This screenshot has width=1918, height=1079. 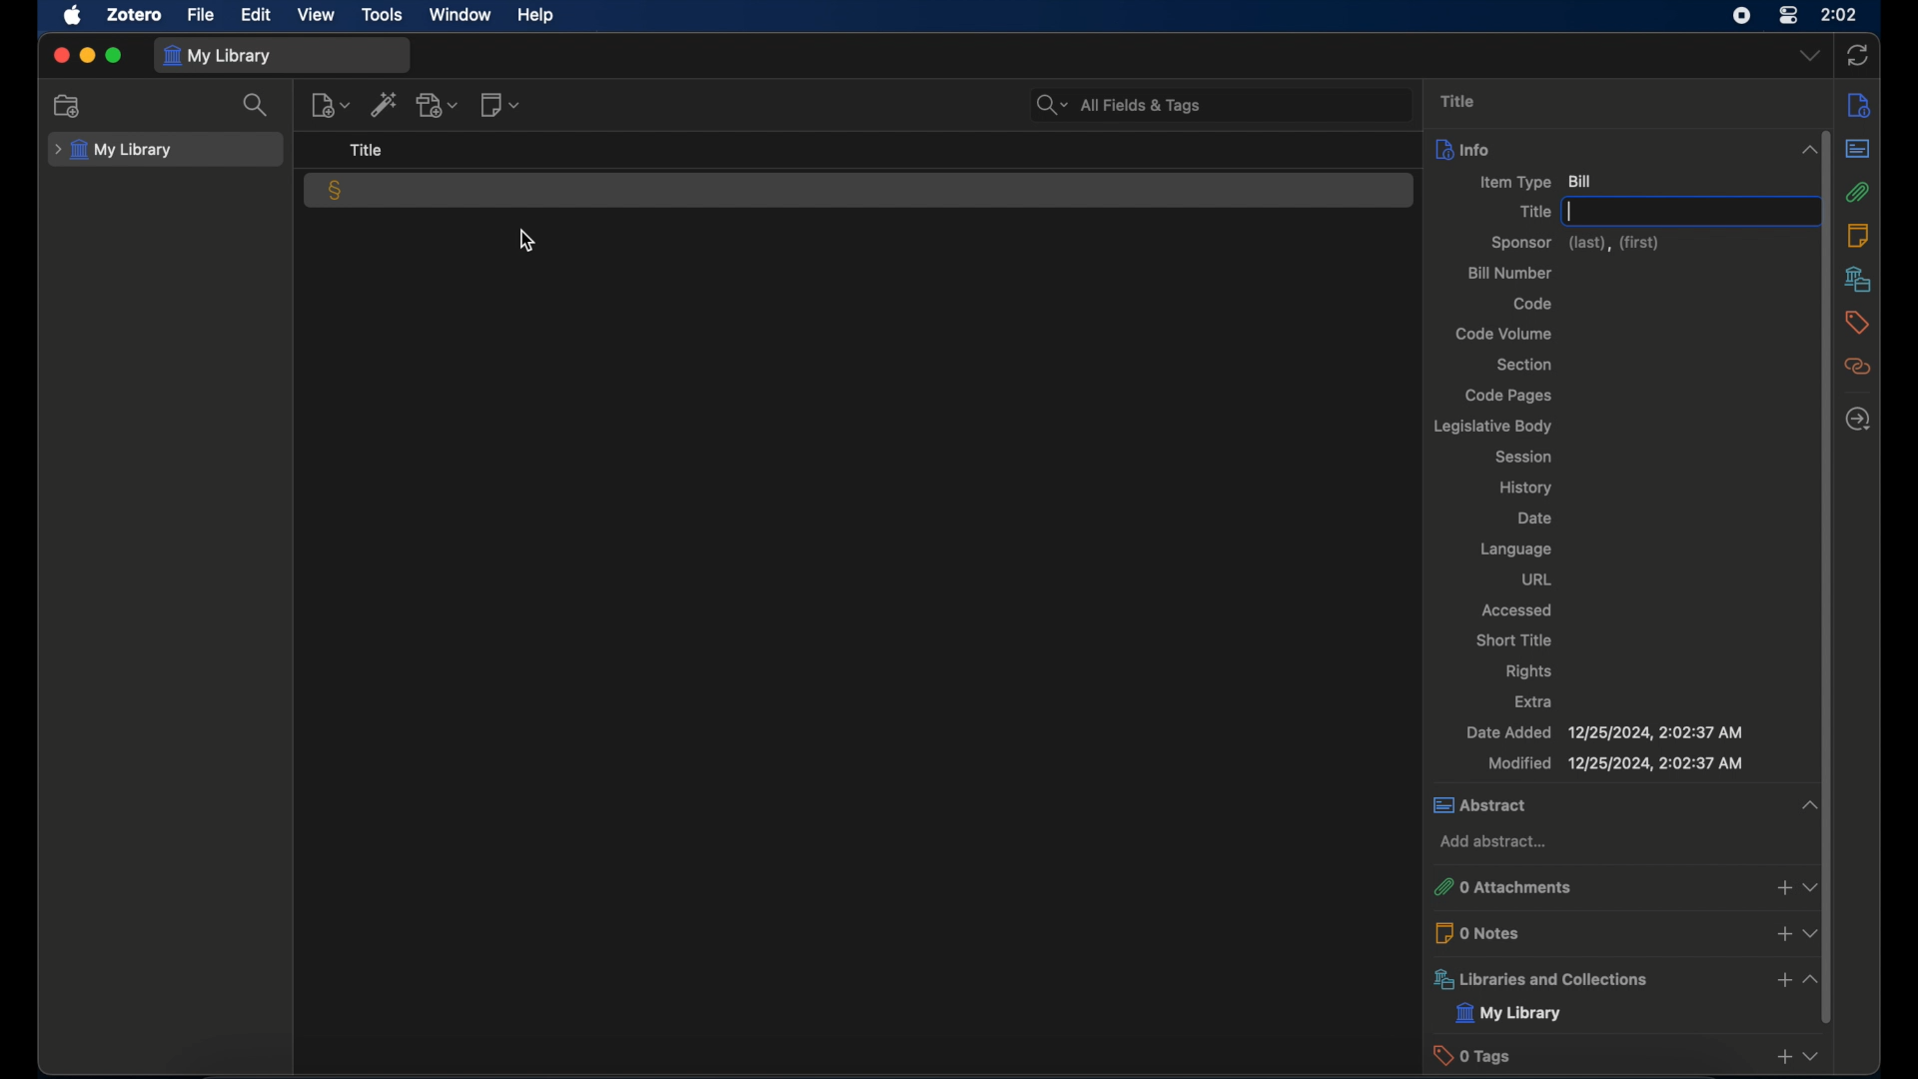 I want to click on my library, so click(x=1509, y=1014).